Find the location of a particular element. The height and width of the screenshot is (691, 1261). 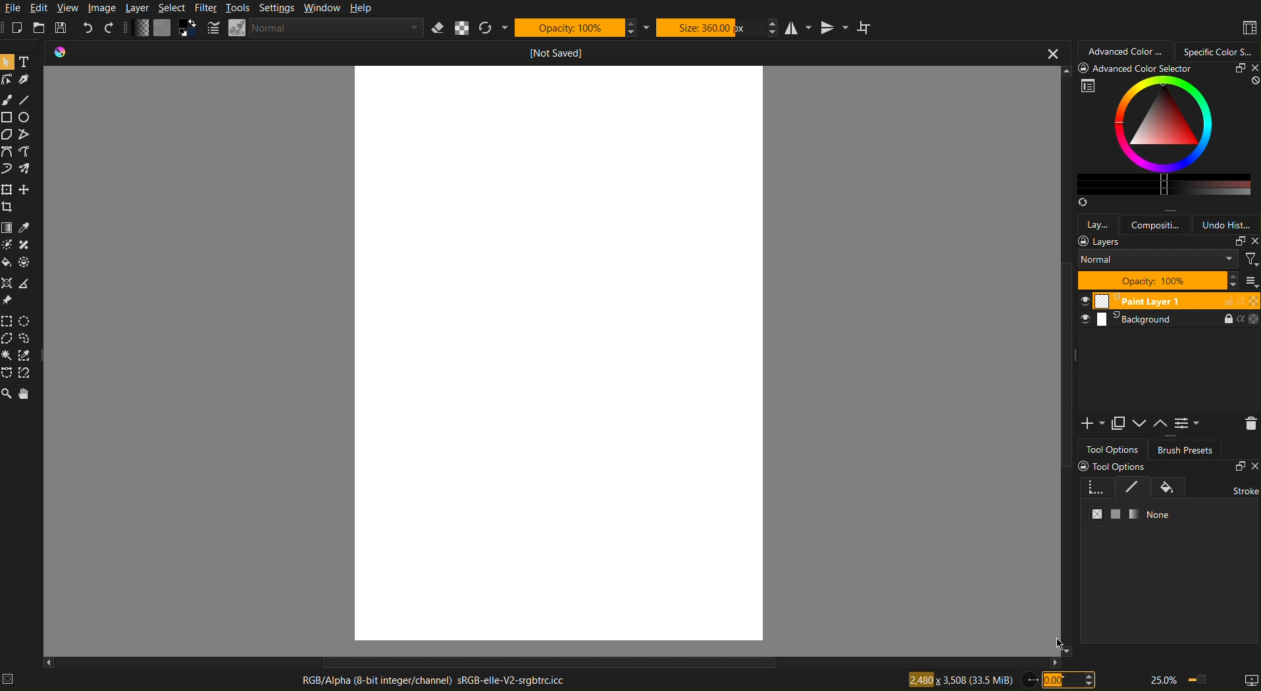

Freehand Brush Tool is located at coordinates (7, 169).